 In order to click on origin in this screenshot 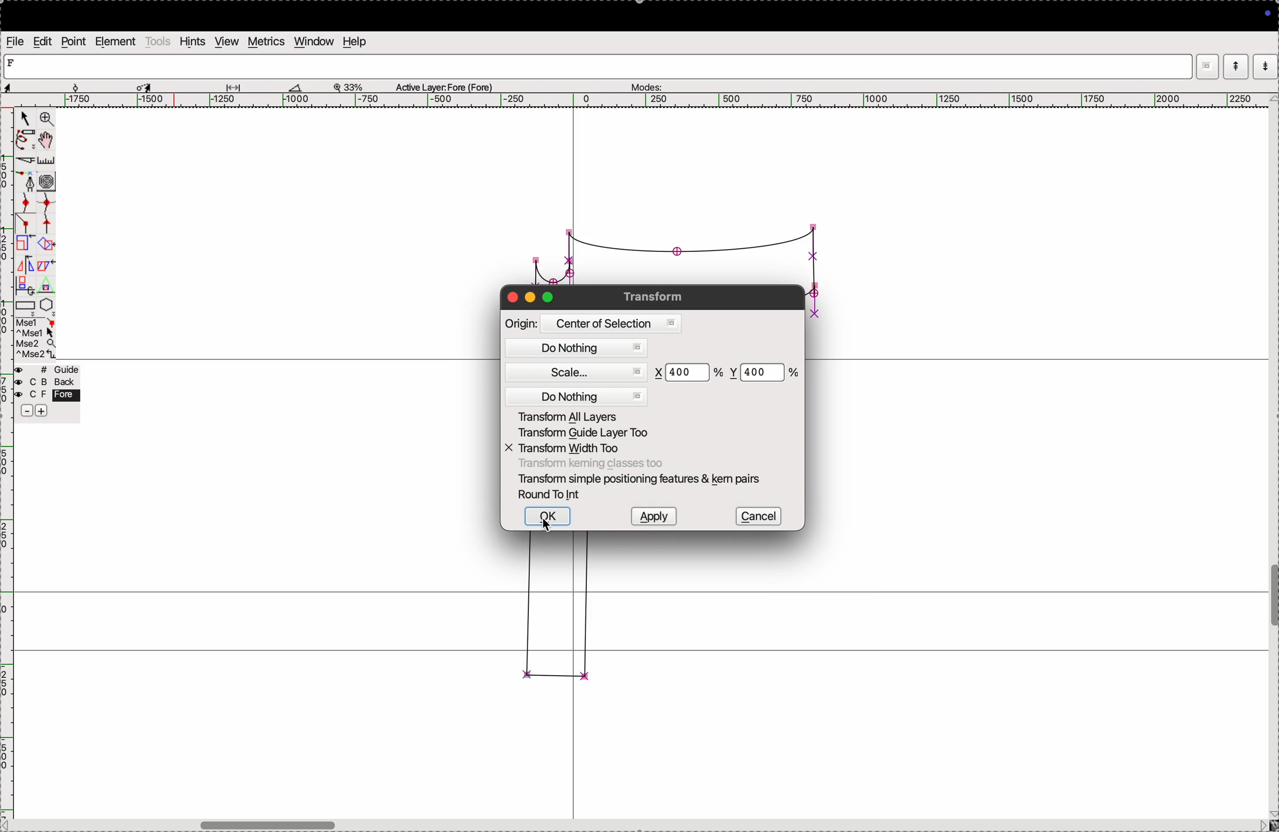, I will do `click(521, 323)`.